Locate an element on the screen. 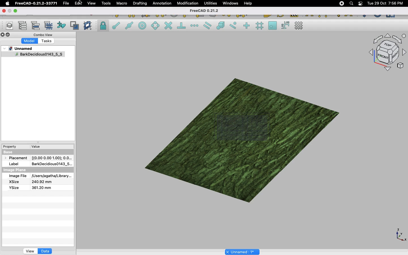 Image resolution: width=408 pixels, height=255 pixels. Close is located at coordinates (3, 35).